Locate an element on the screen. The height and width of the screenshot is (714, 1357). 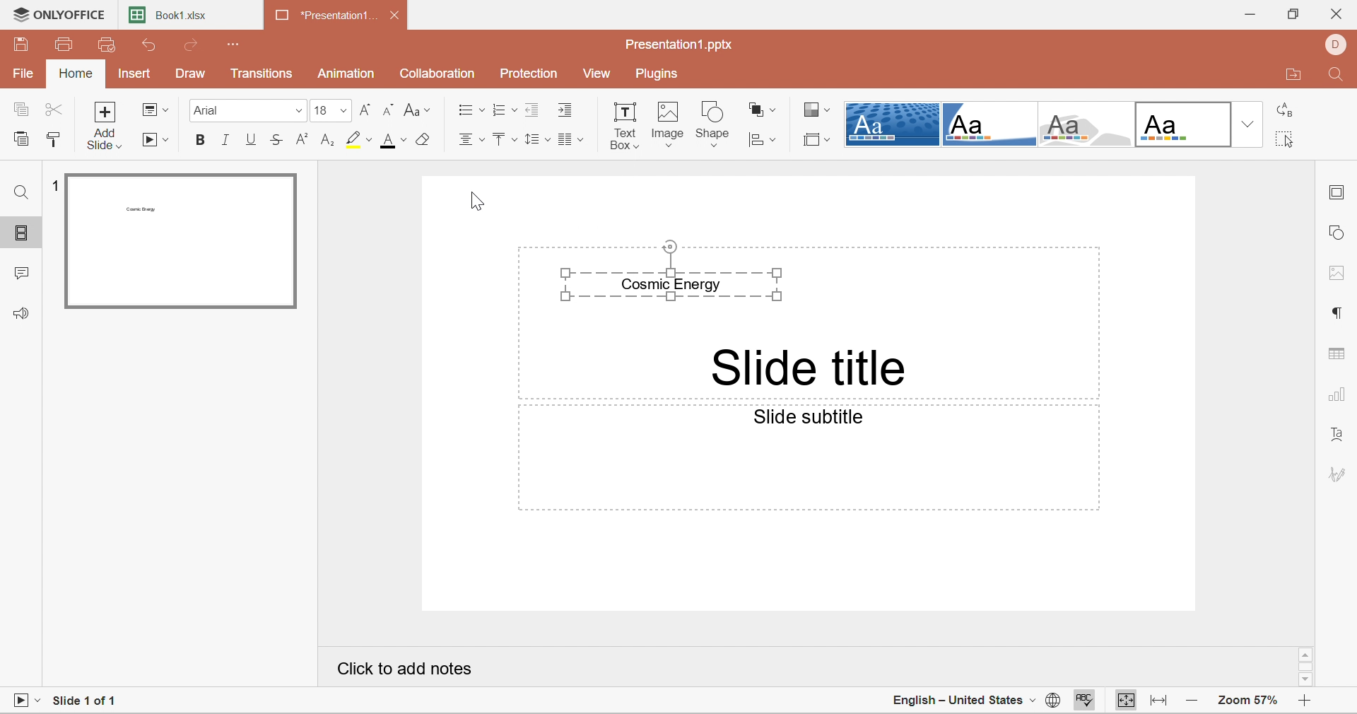
Fit to slide is located at coordinates (1123, 701).